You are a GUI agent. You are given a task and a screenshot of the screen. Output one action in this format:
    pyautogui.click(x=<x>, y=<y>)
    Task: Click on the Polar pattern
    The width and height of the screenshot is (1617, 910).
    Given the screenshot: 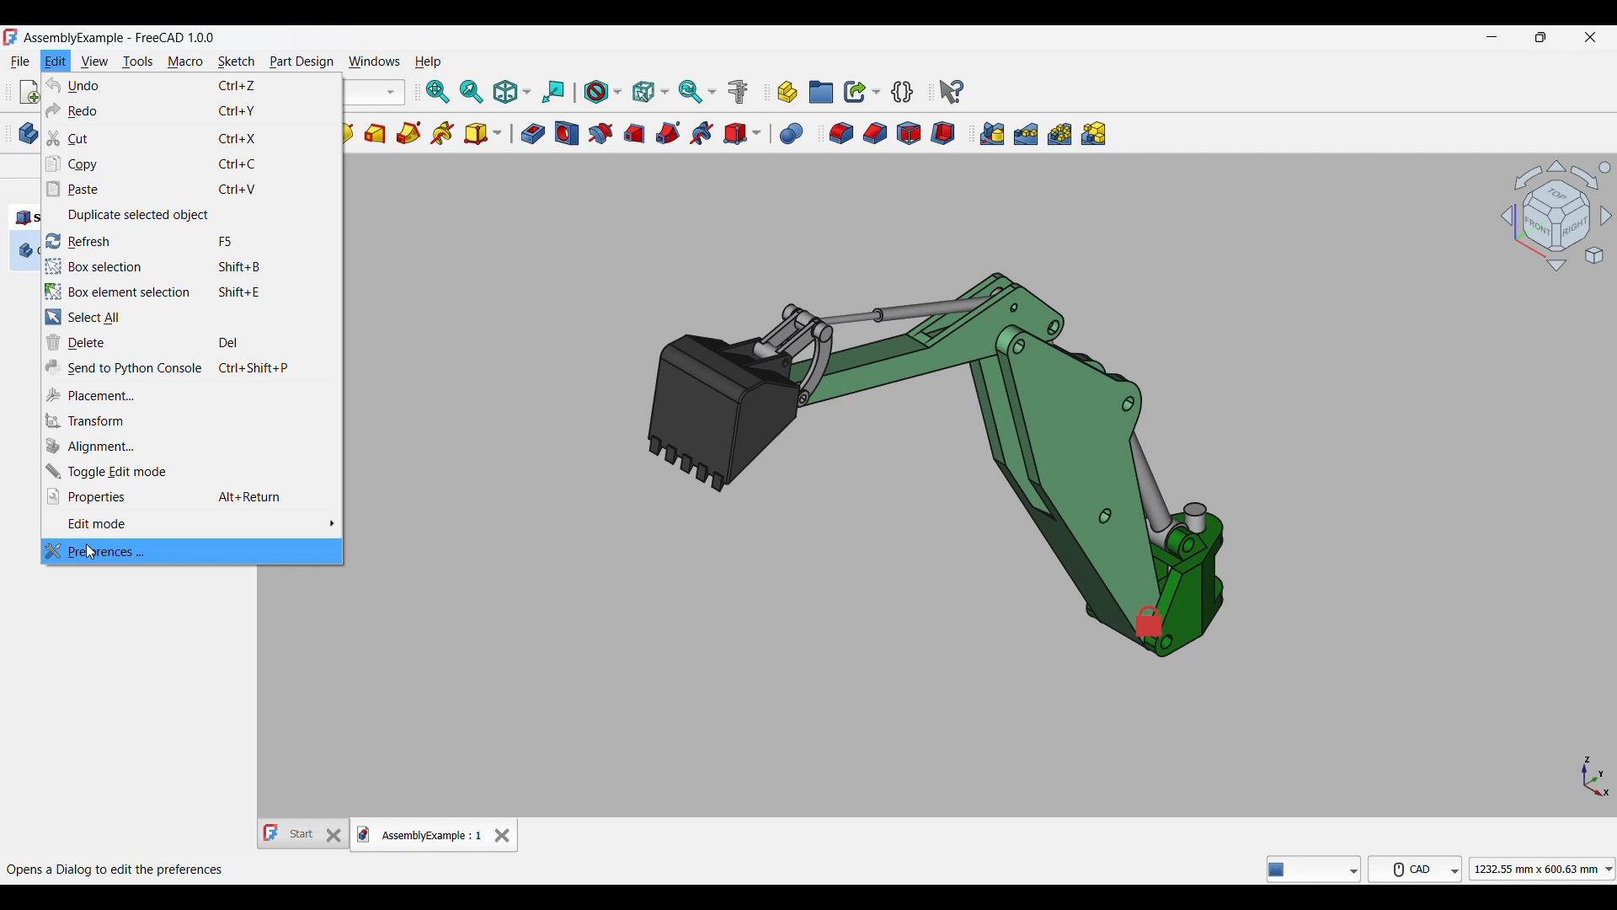 What is the action you would take?
    pyautogui.click(x=1060, y=134)
    